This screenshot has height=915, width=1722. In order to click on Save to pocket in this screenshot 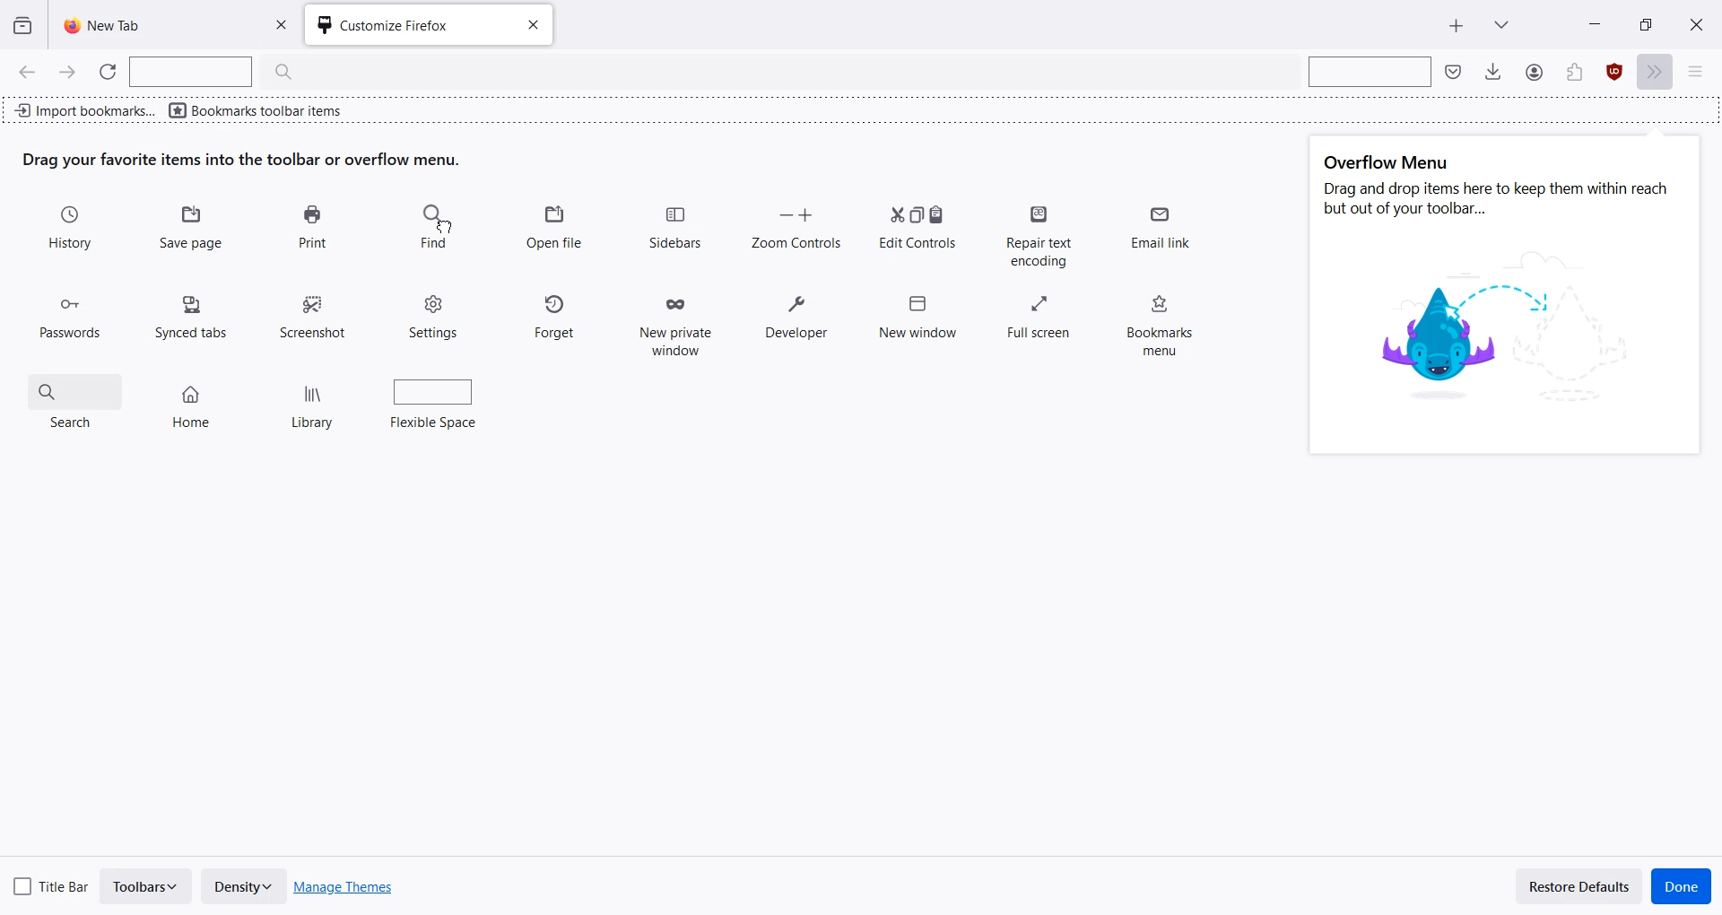, I will do `click(1455, 71)`.